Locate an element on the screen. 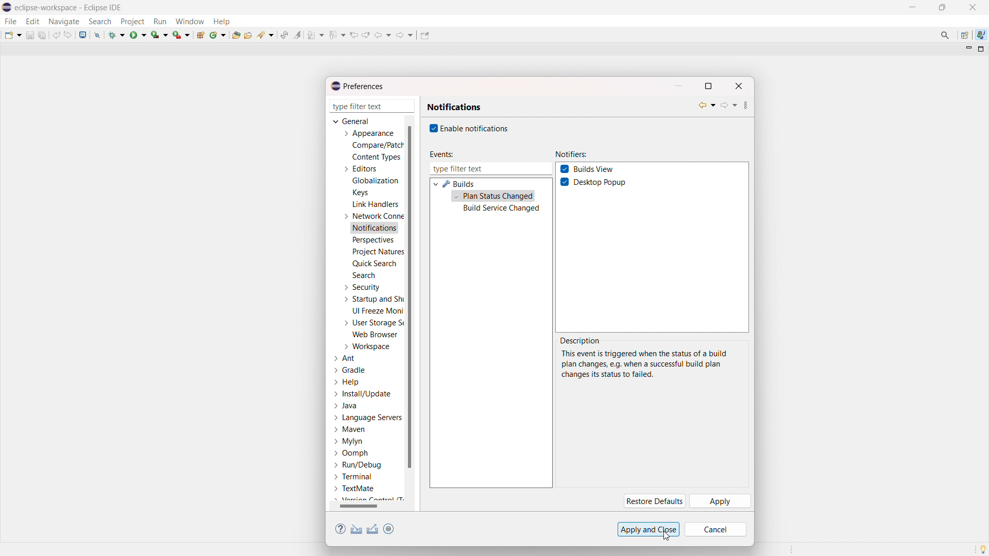  cursor is located at coordinates (666, 535).